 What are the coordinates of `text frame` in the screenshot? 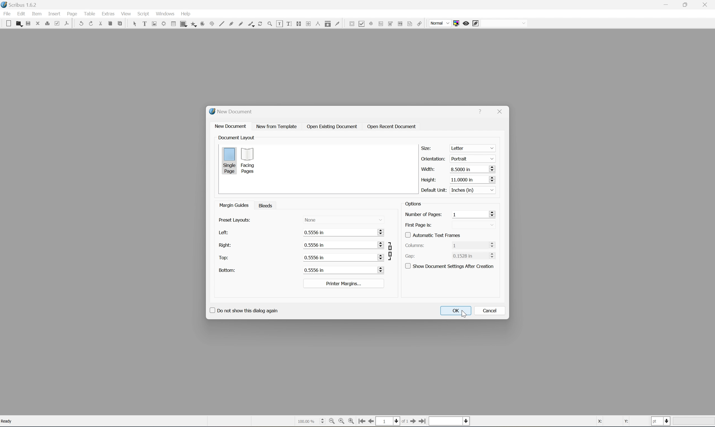 It's located at (144, 24).